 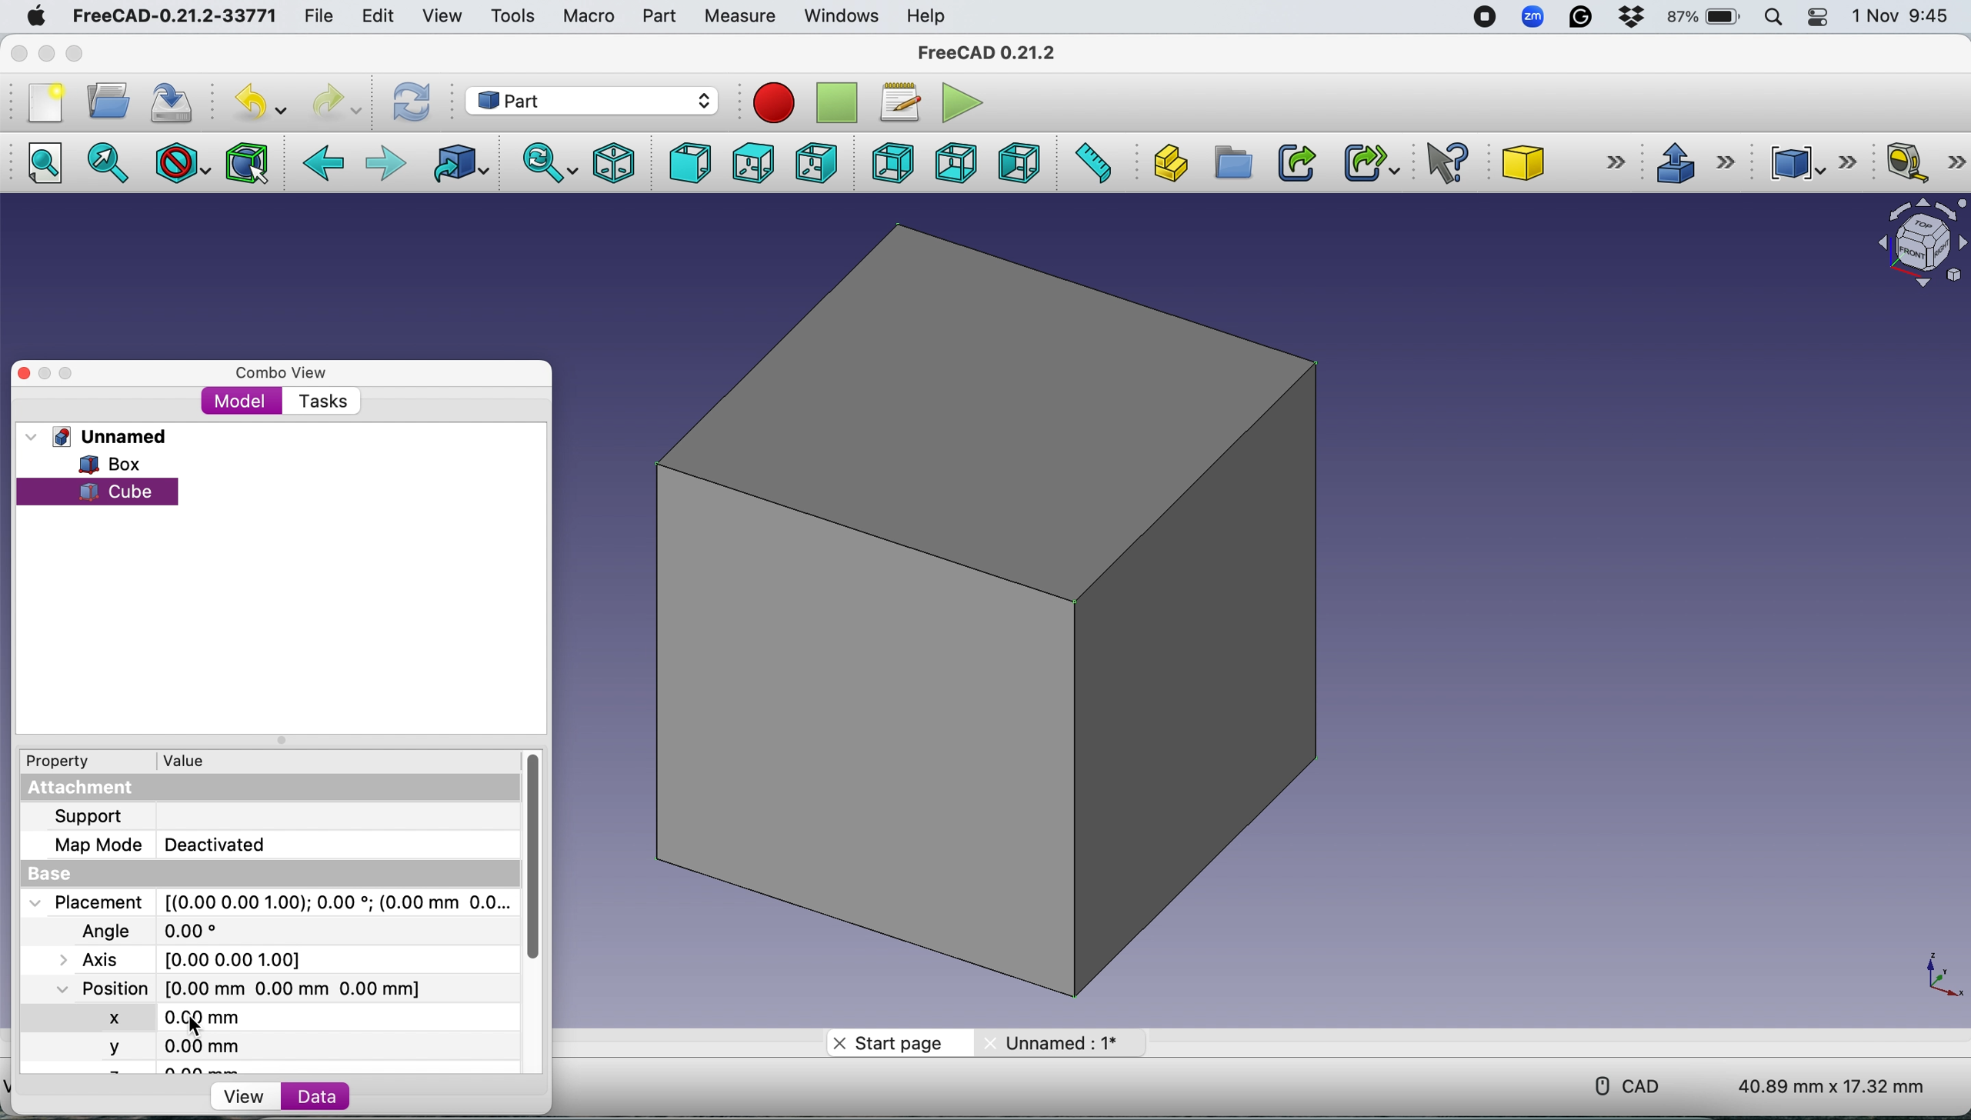 What do you see at coordinates (189, 759) in the screenshot?
I see `Value` at bounding box center [189, 759].